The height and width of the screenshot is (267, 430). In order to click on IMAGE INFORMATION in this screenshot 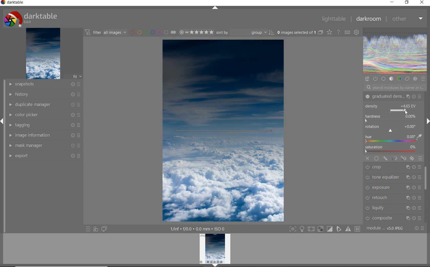, I will do `click(45, 135)`.